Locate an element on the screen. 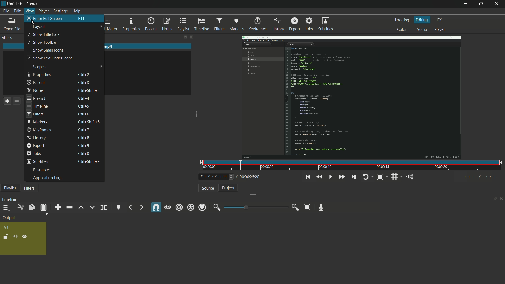  resources is located at coordinates (44, 170).